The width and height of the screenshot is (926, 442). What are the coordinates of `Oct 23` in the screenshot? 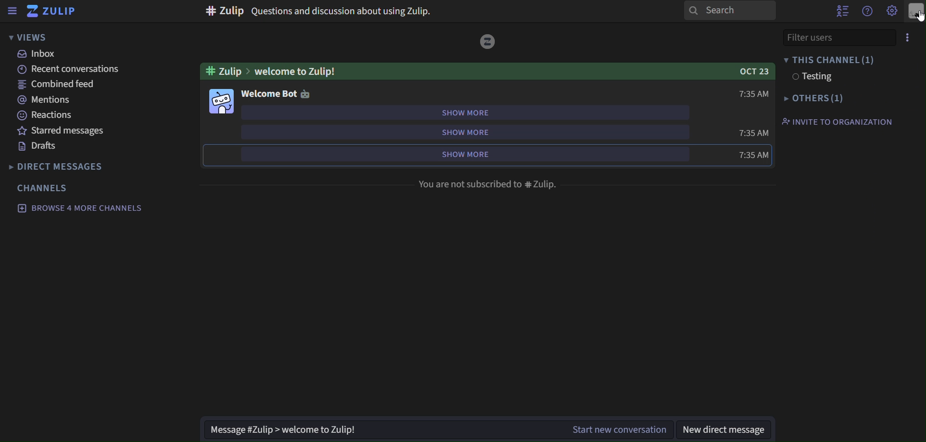 It's located at (753, 72).